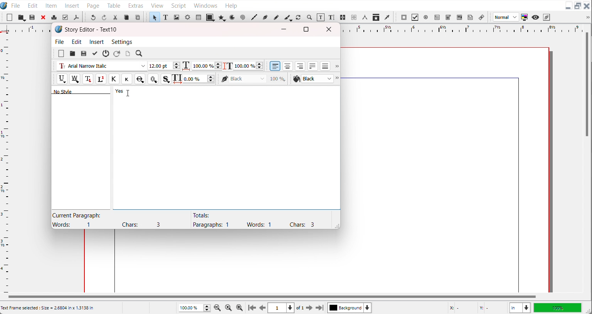 Image resolution: width=592 pixels, height=314 pixels. Describe the element at coordinates (587, 85) in the screenshot. I see `Vertical scroll bar` at that location.